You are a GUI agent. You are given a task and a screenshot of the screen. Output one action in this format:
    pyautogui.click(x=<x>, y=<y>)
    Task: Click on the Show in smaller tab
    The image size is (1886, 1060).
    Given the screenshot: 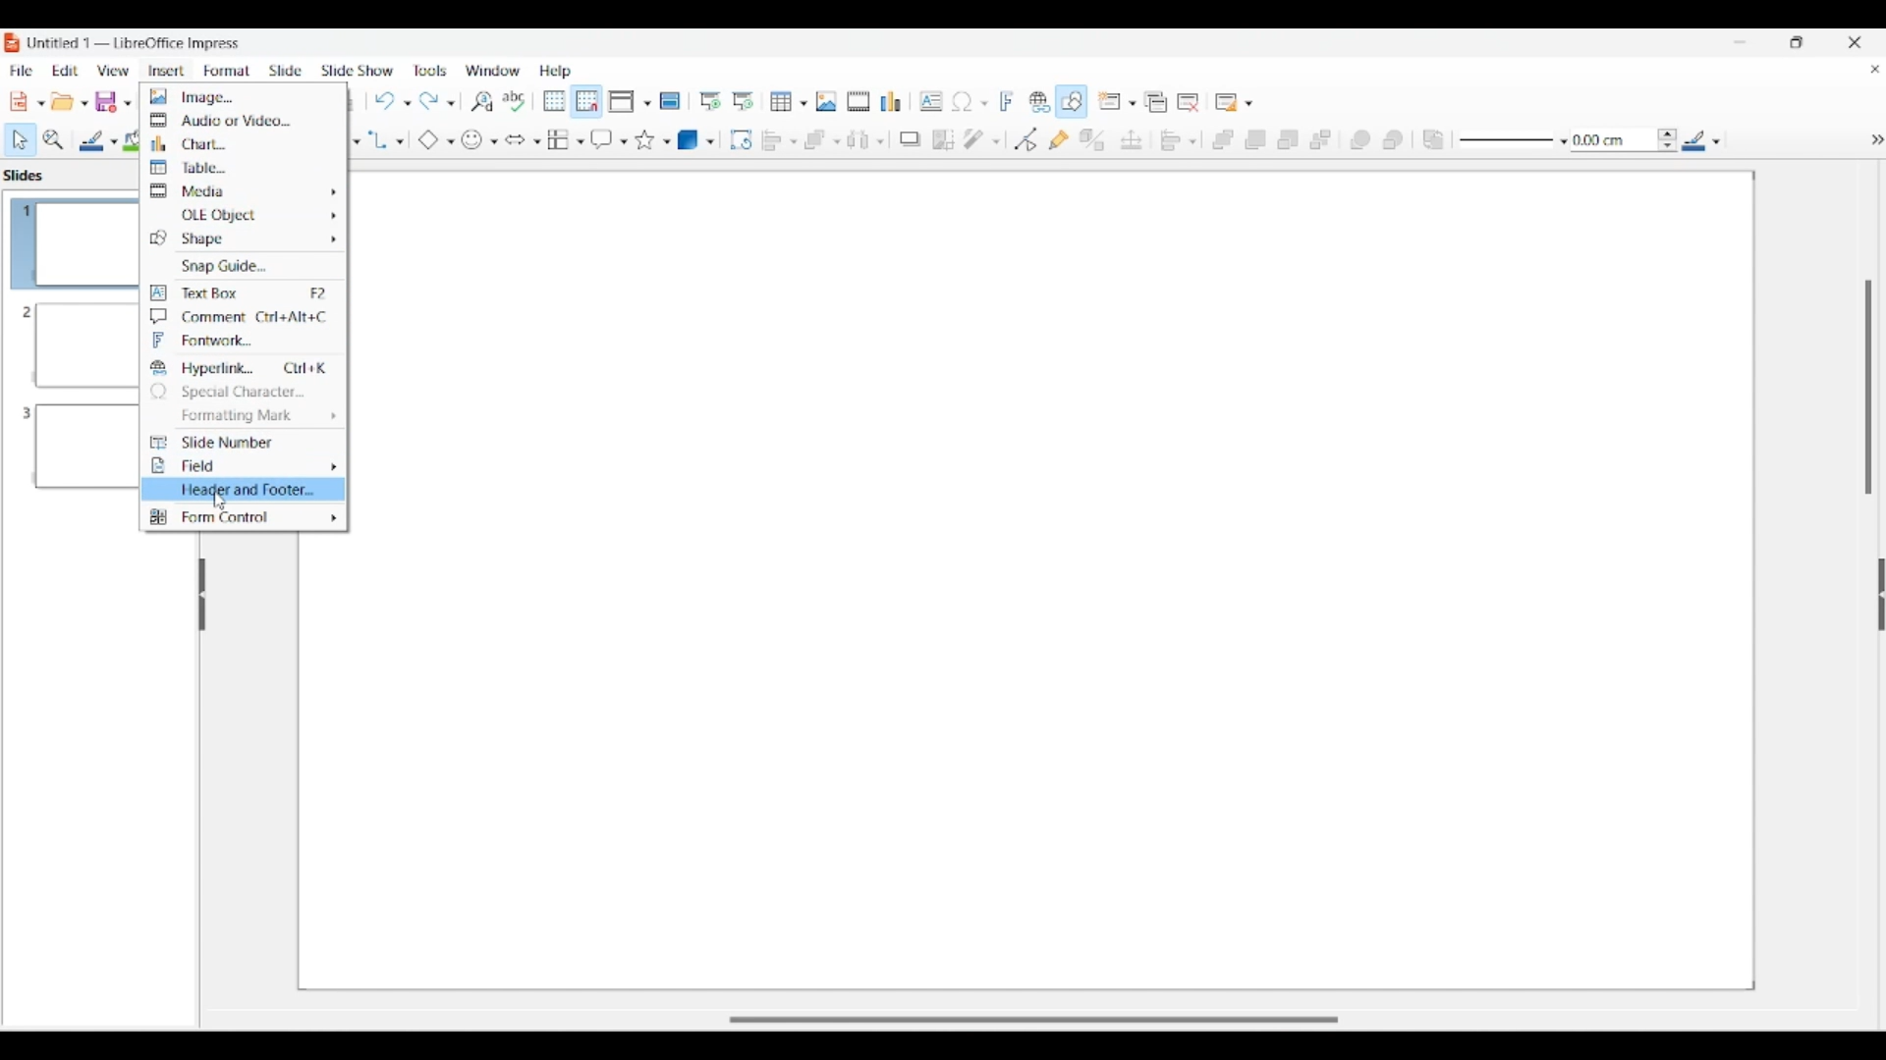 What is the action you would take?
    pyautogui.click(x=1797, y=42)
    